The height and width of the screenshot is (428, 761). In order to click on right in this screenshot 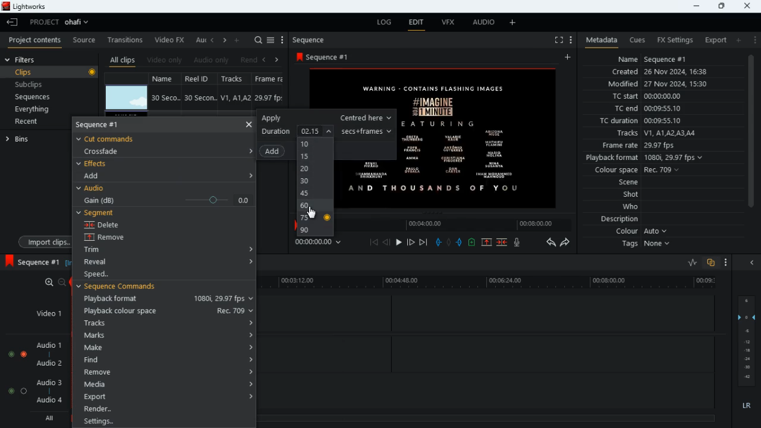, I will do `click(225, 41)`.